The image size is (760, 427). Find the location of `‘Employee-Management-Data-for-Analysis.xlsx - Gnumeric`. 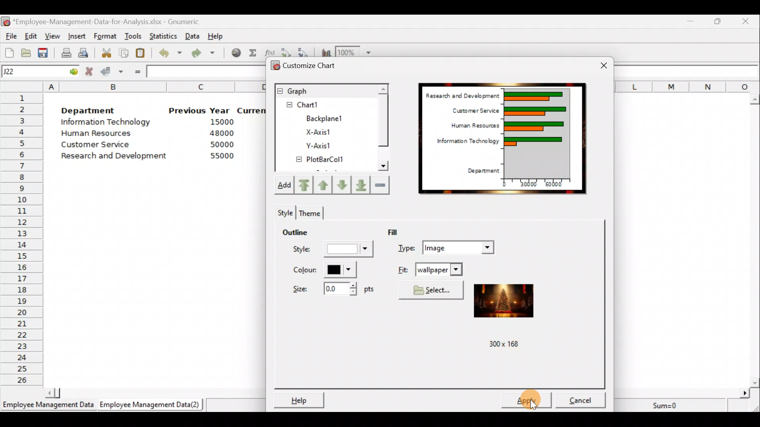

‘Employee-Management-Data-for-Analysis.xlsx - Gnumeric is located at coordinates (114, 22).